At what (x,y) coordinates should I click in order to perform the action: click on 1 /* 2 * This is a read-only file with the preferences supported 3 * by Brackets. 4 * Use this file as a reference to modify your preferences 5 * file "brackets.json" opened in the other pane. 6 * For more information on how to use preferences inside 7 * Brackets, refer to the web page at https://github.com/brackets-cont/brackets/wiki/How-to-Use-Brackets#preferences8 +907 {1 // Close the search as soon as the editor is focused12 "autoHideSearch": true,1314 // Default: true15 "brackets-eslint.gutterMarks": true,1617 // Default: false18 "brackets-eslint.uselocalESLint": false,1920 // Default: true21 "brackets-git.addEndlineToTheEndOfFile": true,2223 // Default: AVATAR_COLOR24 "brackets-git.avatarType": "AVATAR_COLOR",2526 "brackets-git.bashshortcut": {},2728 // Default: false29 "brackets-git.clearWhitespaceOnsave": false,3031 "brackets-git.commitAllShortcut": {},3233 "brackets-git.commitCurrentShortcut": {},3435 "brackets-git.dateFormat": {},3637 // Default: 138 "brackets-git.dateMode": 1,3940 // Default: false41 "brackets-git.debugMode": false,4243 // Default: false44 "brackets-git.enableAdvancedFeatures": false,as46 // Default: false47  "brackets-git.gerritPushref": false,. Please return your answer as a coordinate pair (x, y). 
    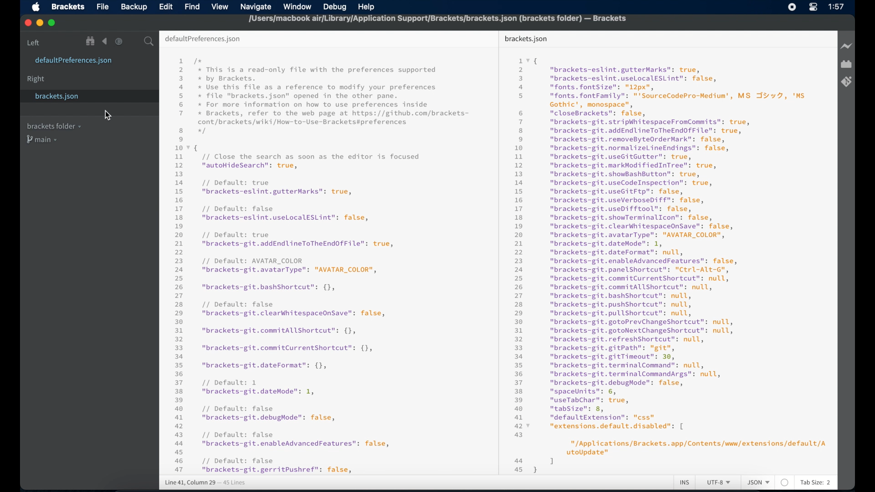
    Looking at the image, I should click on (323, 265).